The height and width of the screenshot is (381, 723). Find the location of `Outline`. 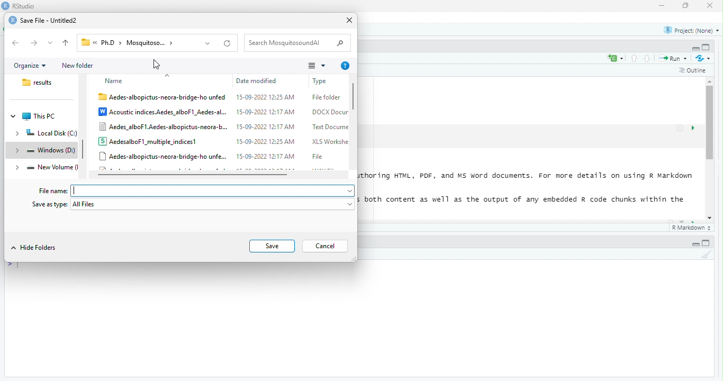

Outline is located at coordinates (693, 71).